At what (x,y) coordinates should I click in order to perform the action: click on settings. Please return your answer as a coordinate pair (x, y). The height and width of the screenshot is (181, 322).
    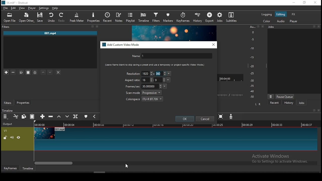
    Looking at the image, I should click on (43, 8).